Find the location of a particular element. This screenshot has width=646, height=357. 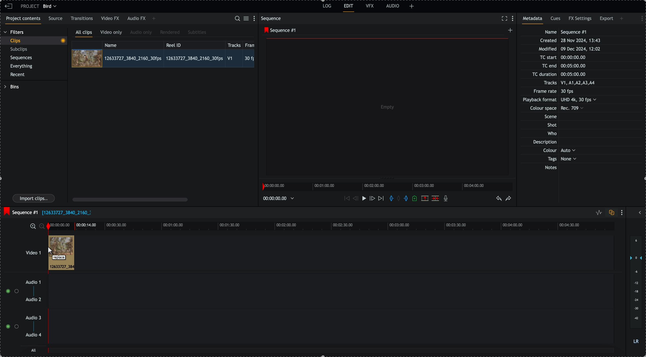

redo is located at coordinates (509, 199).